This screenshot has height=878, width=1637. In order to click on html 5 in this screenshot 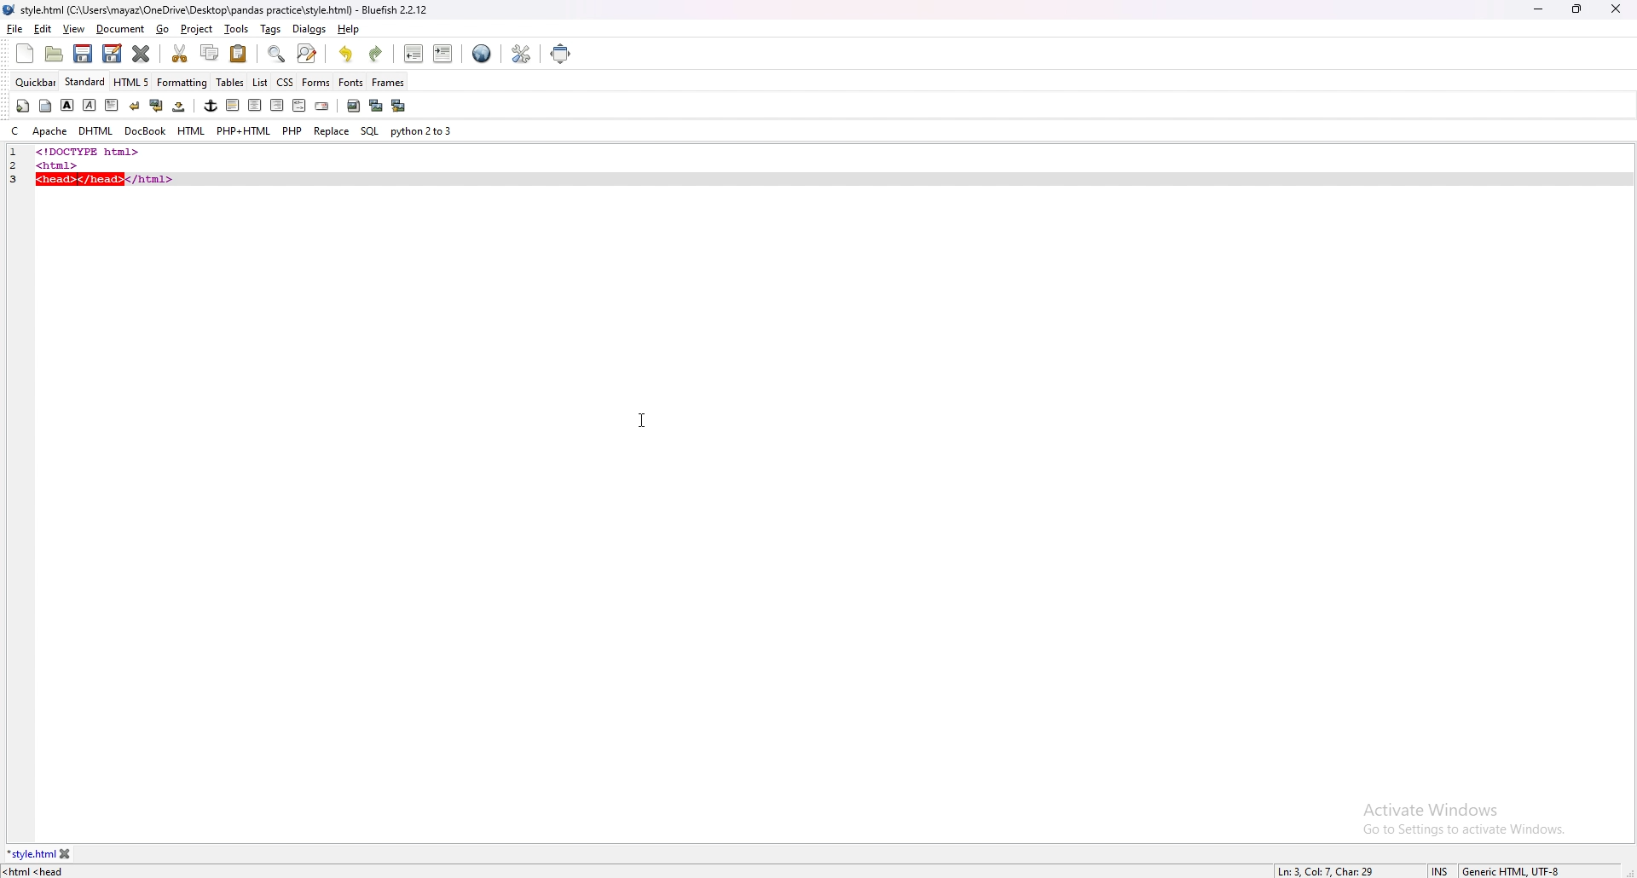, I will do `click(133, 83)`.